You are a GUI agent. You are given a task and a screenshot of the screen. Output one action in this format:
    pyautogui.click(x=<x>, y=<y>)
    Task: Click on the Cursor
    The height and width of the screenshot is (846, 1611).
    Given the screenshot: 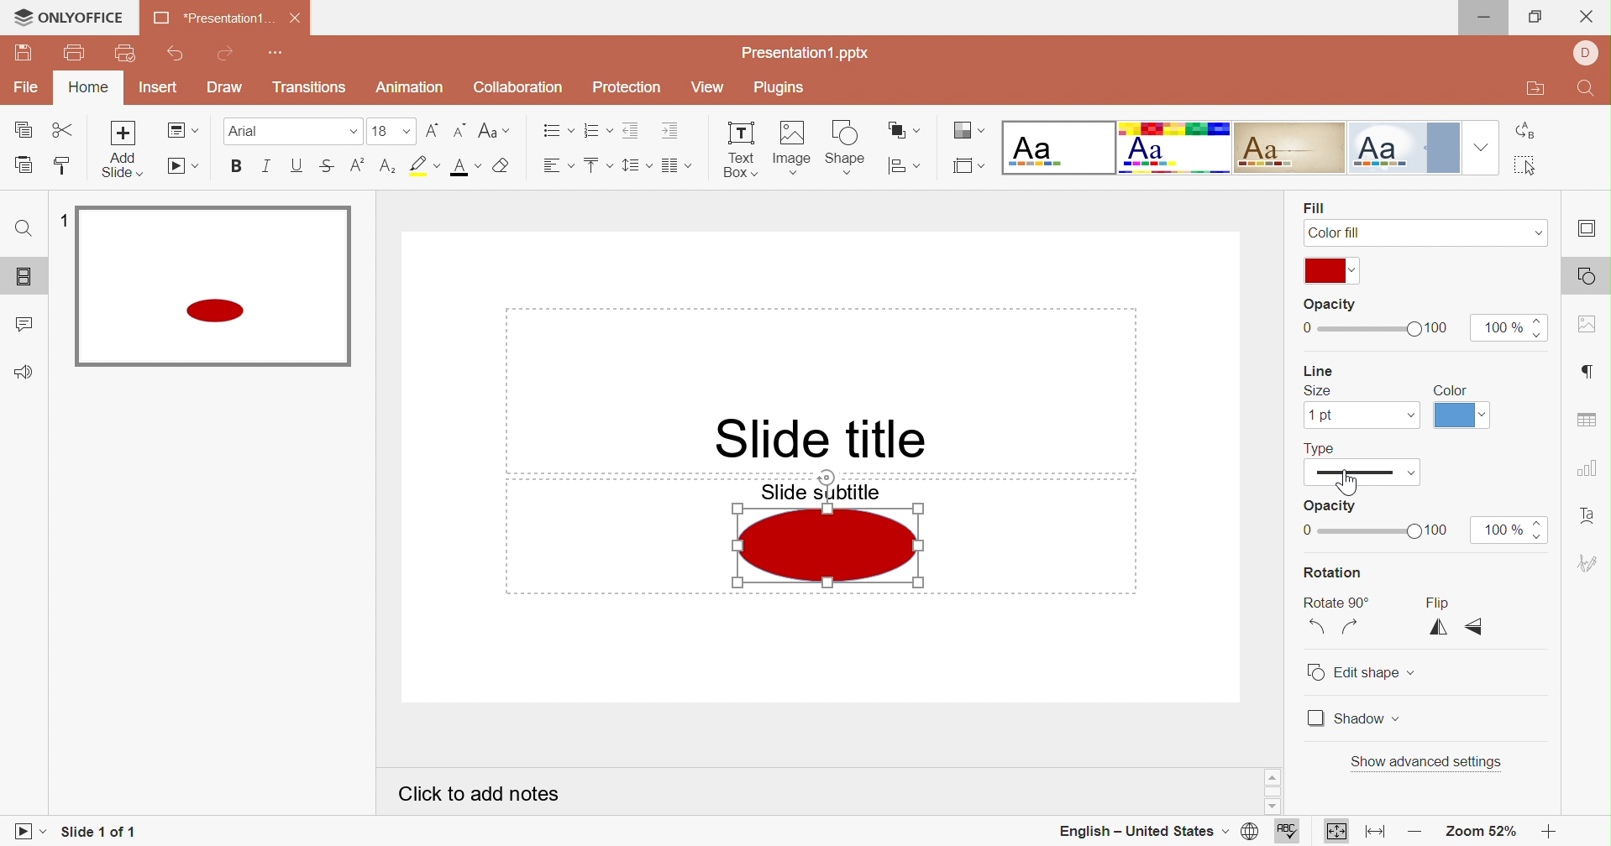 What is the action you would take?
    pyautogui.click(x=1347, y=483)
    